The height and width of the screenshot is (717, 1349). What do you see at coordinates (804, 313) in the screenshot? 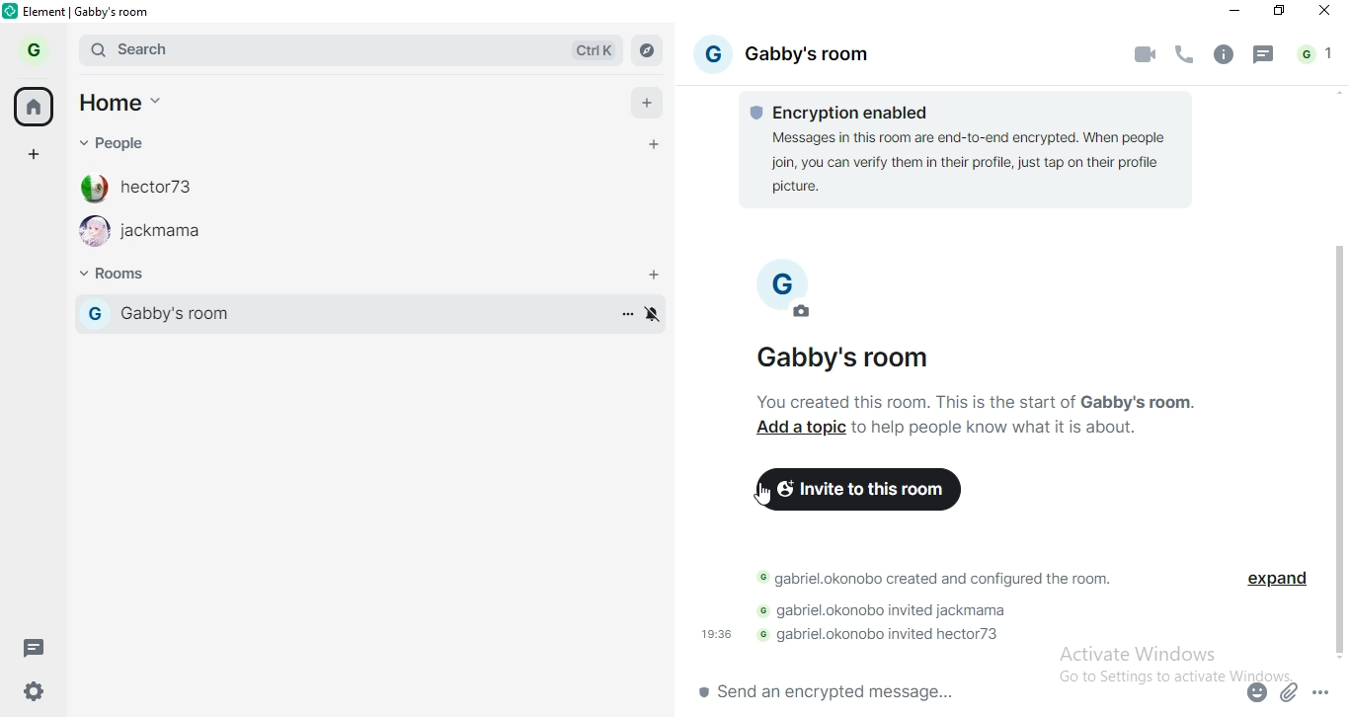
I see `edit` at bounding box center [804, 313].